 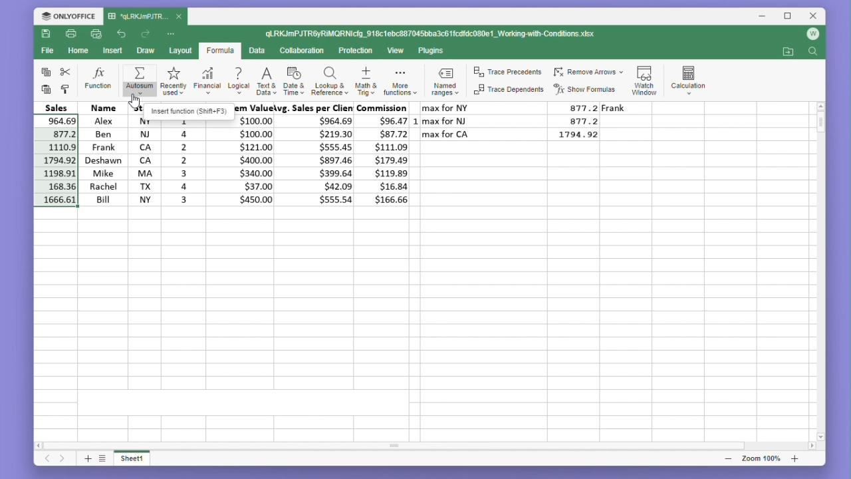 I want to click on View, so click(x=396, y=51).